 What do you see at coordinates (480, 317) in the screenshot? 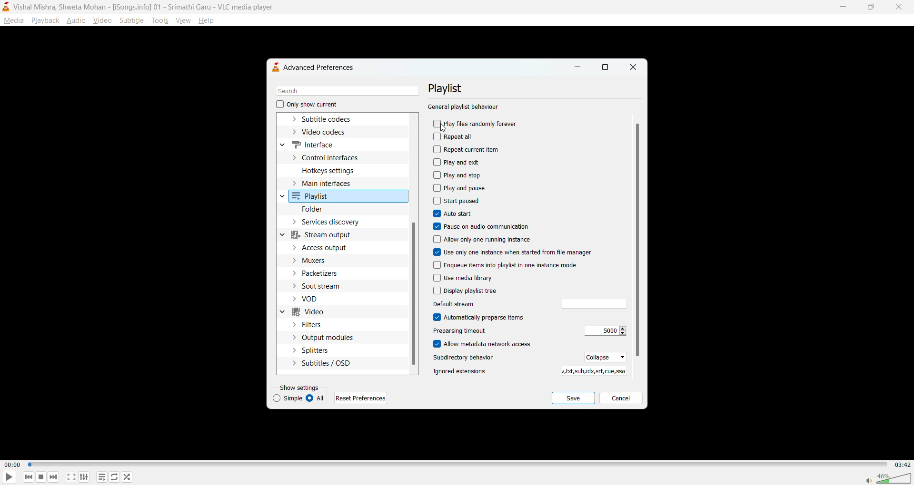
I see `automatically preparse items` at bounding box center [480, 317].